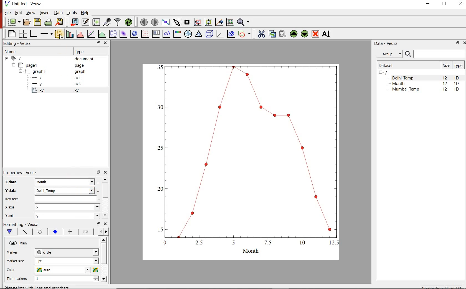 This screenshot has width=466, height=289. Describe the element at coordinates (457, 78) in the screenshot. I see `1D` at that location.